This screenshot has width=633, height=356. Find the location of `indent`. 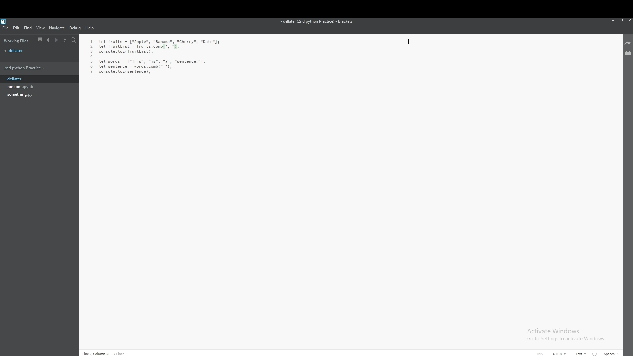

indent is located at coordinates (595, 353).